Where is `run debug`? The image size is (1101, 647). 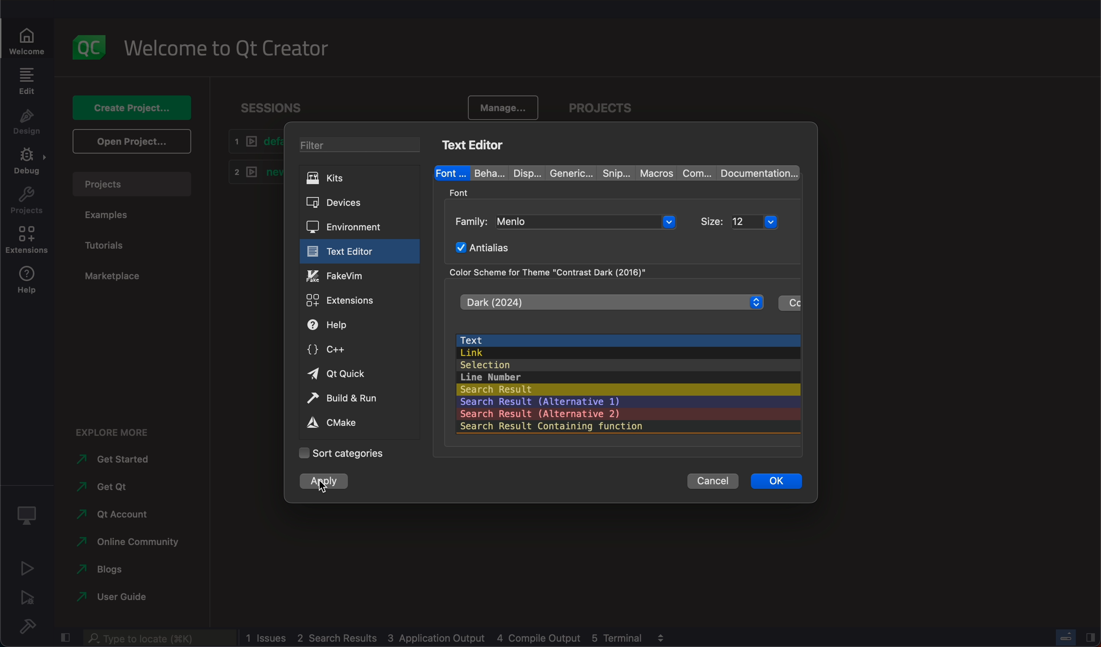
run debug is located at coordinates (27, 599).